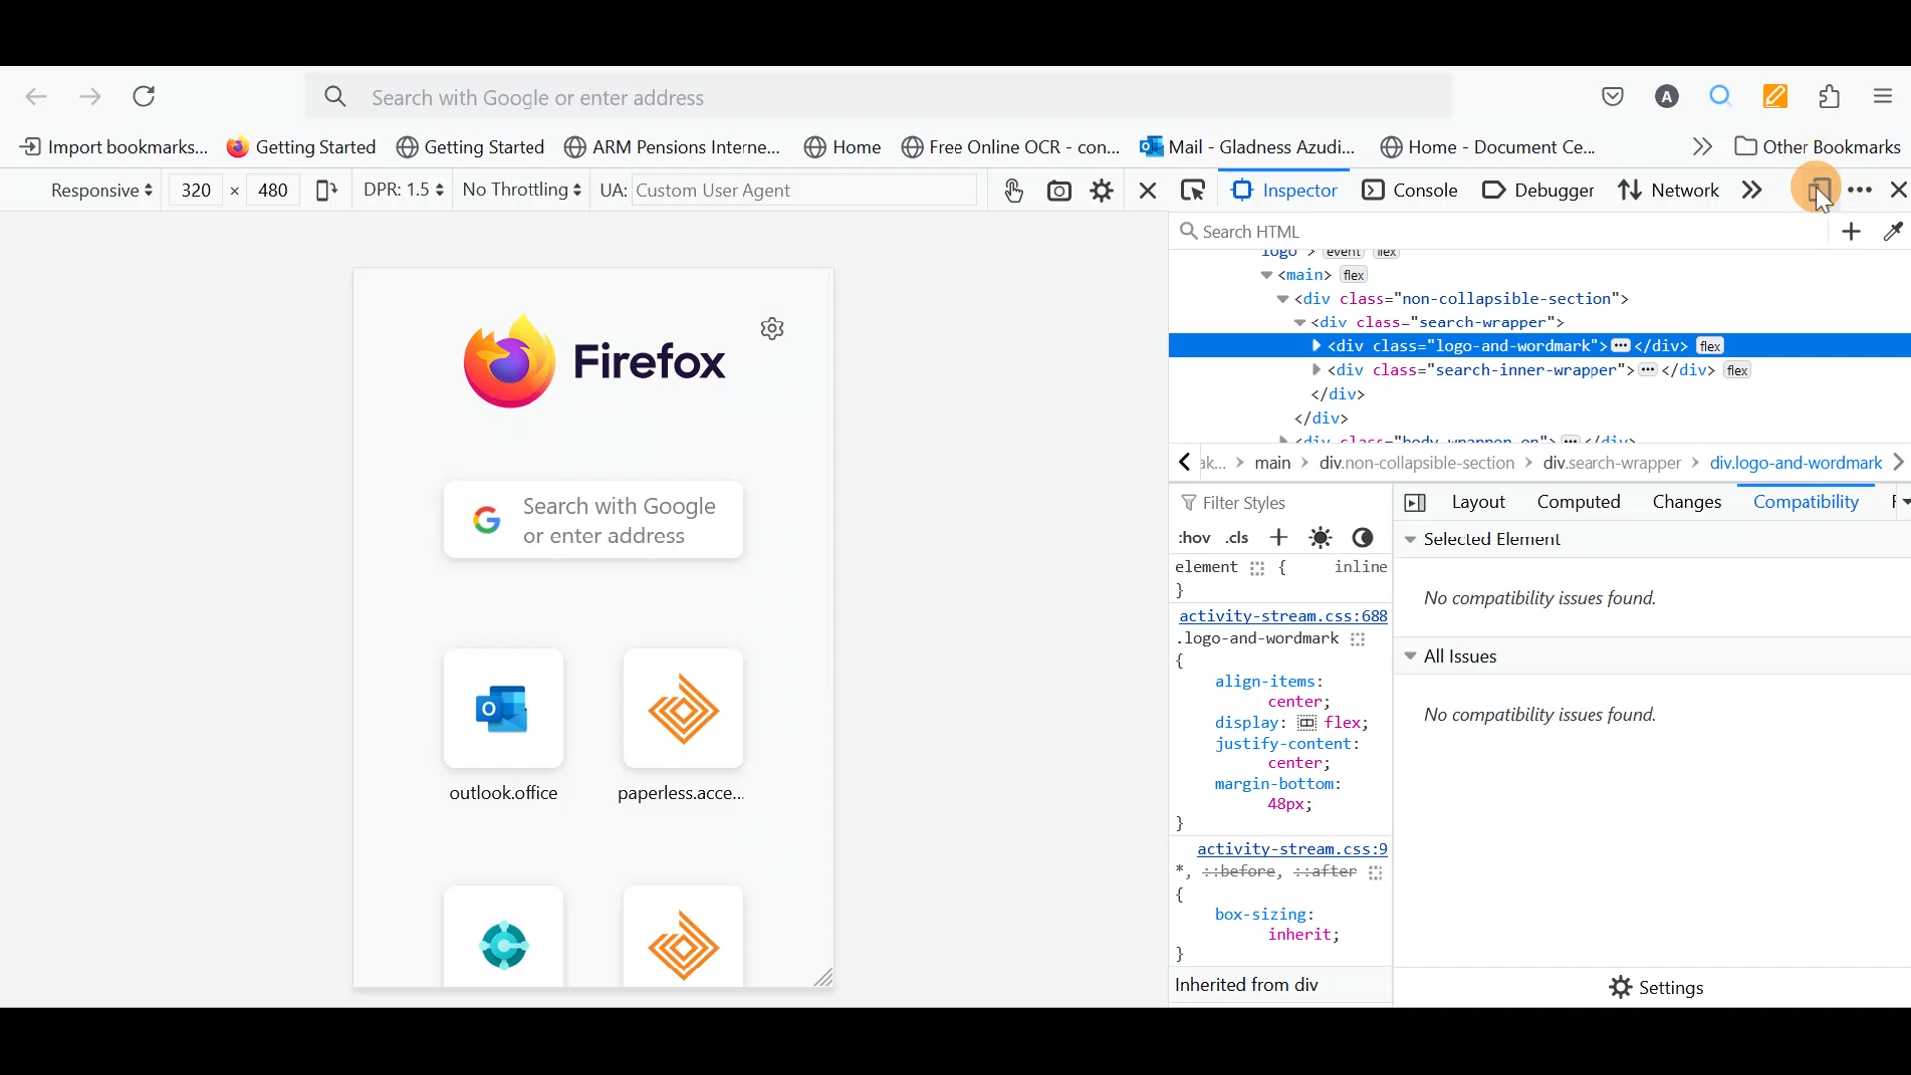 This screenshot has width=1911, height=1075. I want to click on Debugger, so click(1534, 192).